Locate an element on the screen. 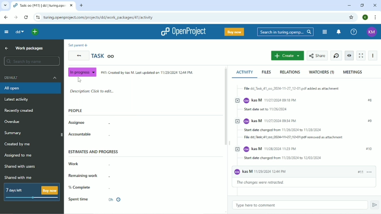 This screenshot has height=214, width=381. Task oo is located at coordinates (104, 56).